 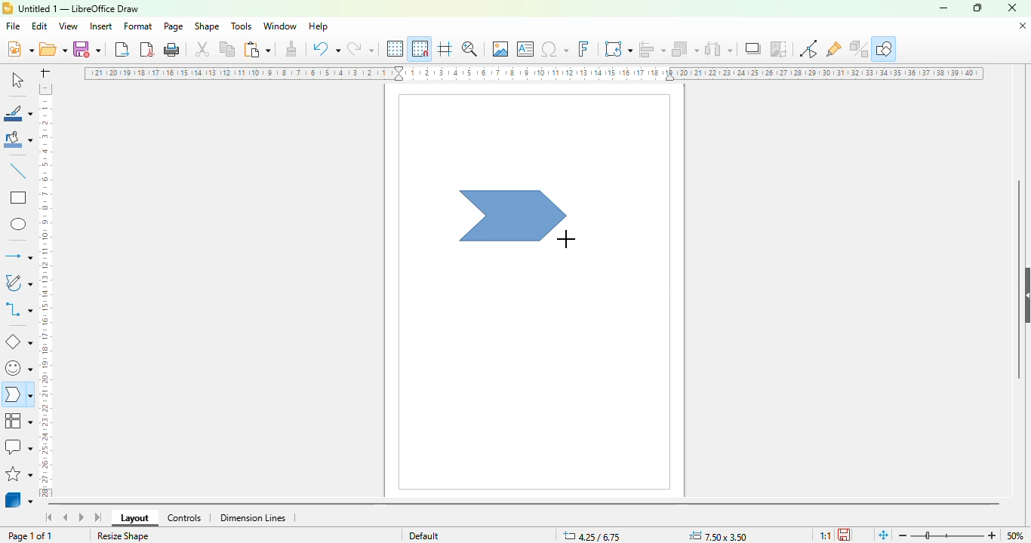 What do you see at coordinates (18, 446) in the screenshot?
I see `calllout shapes` at bounding box center [18, 446].